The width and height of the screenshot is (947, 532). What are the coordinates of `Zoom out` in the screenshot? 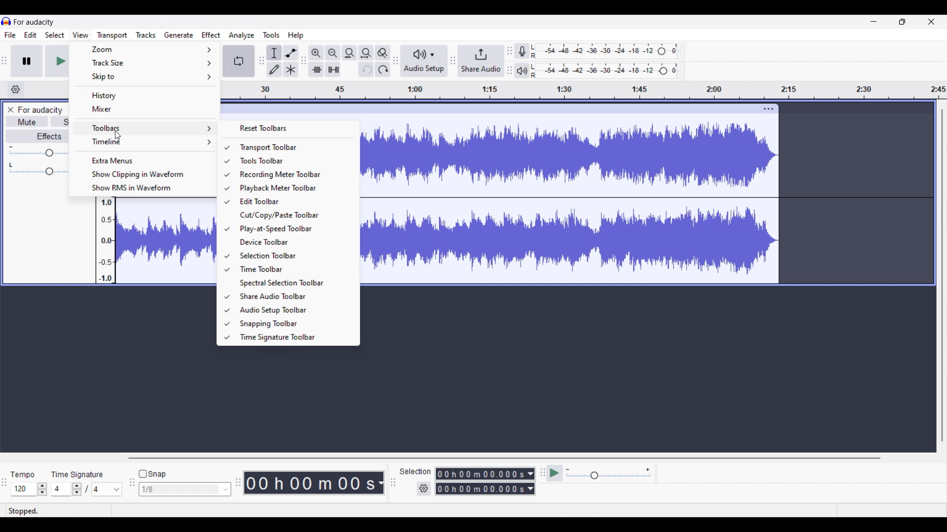 It's located at (332, 53).